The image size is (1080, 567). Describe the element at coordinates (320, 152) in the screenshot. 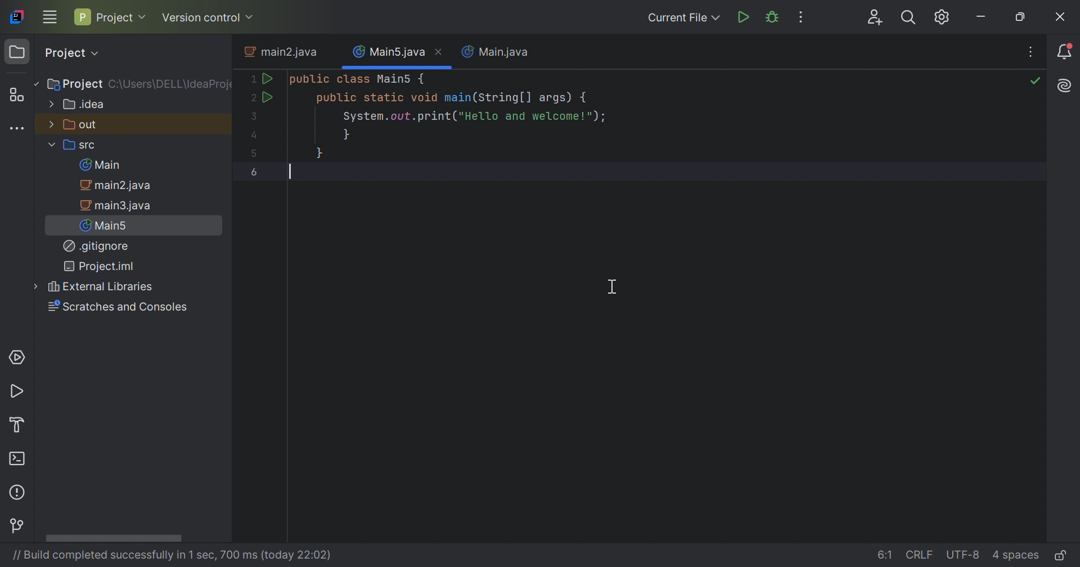

I see `}` at that location.